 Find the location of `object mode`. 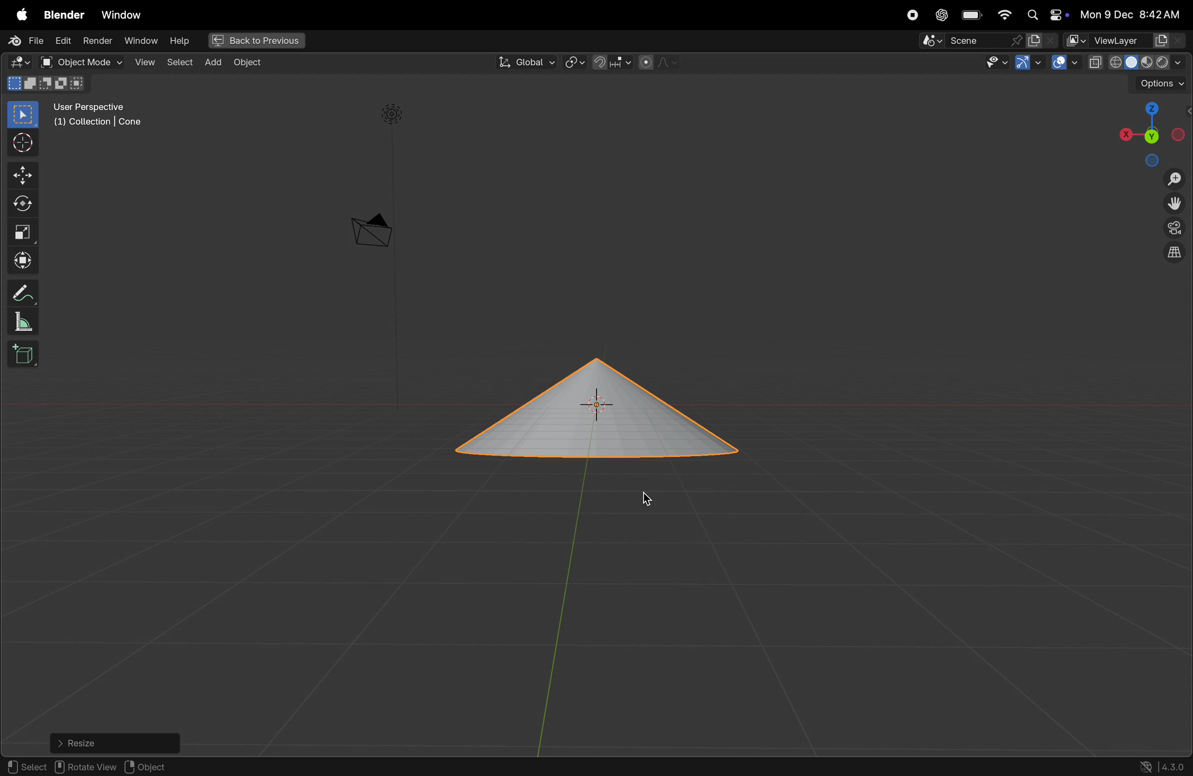

object mode is located at coordinates (81, 62).